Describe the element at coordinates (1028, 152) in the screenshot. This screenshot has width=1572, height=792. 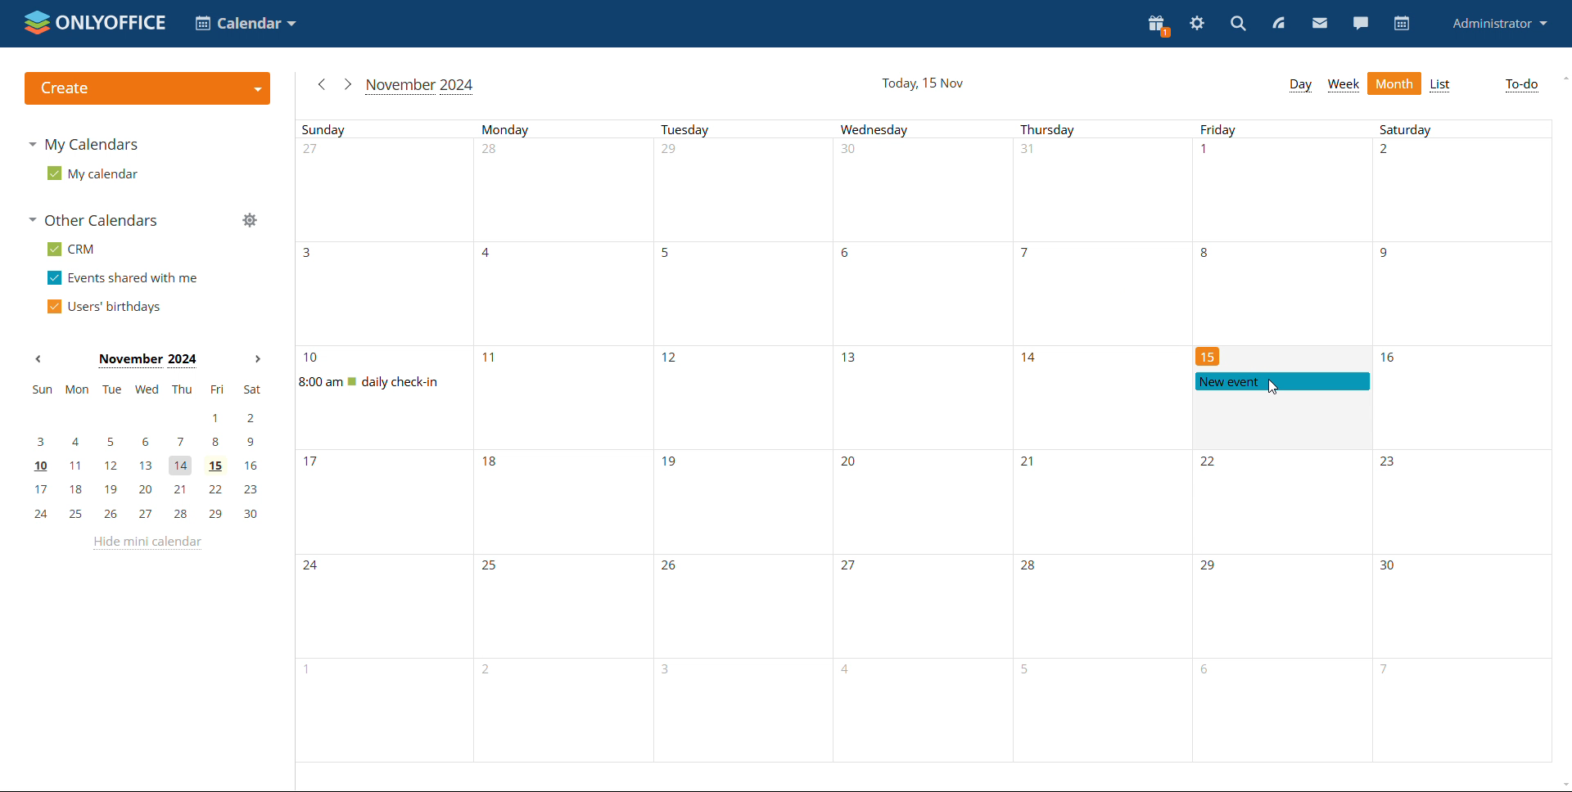
I see `Number` at that location.